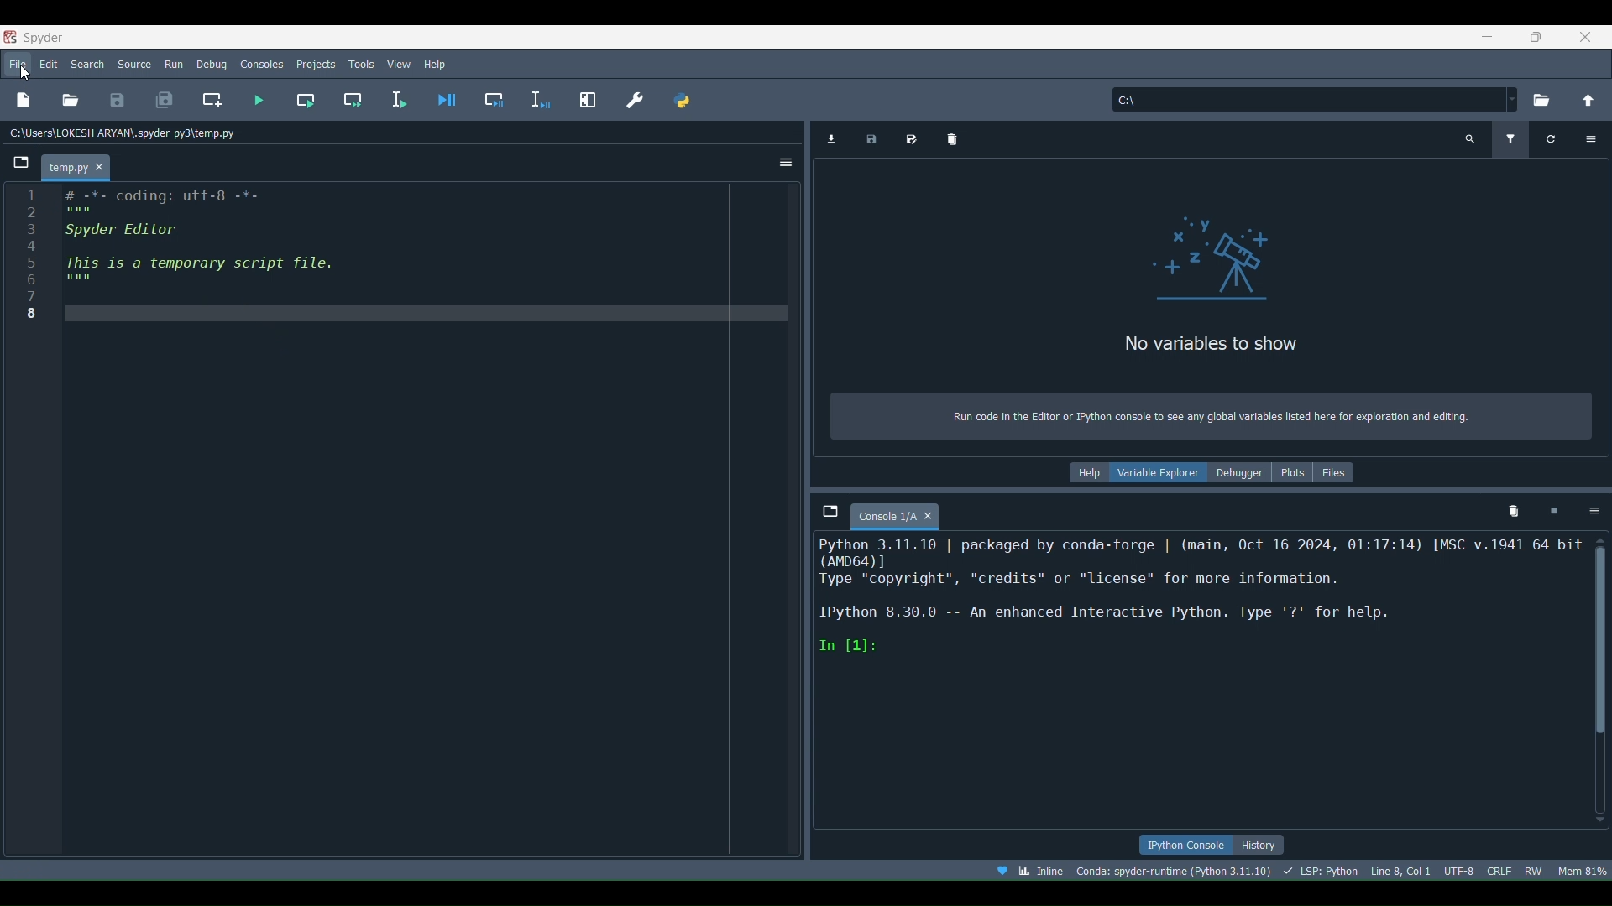 The image size is (1612, 906). I want to click on Options, so click(1595, 138).